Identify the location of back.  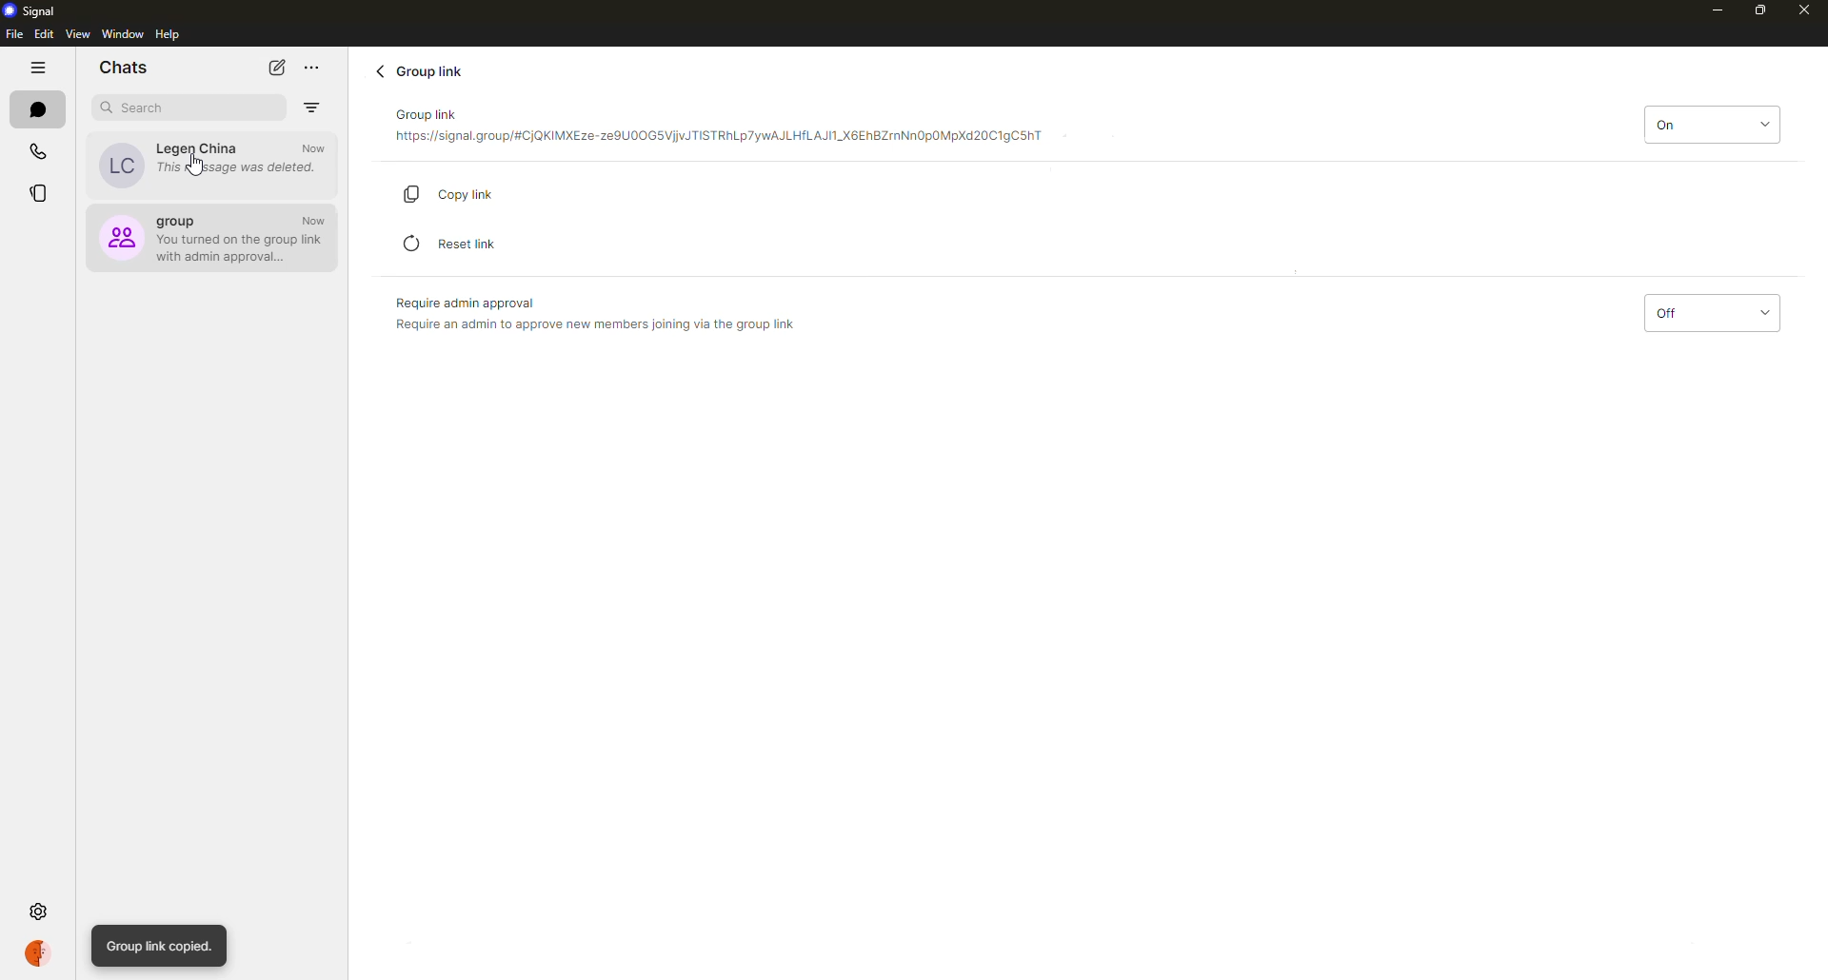
(380, 70).